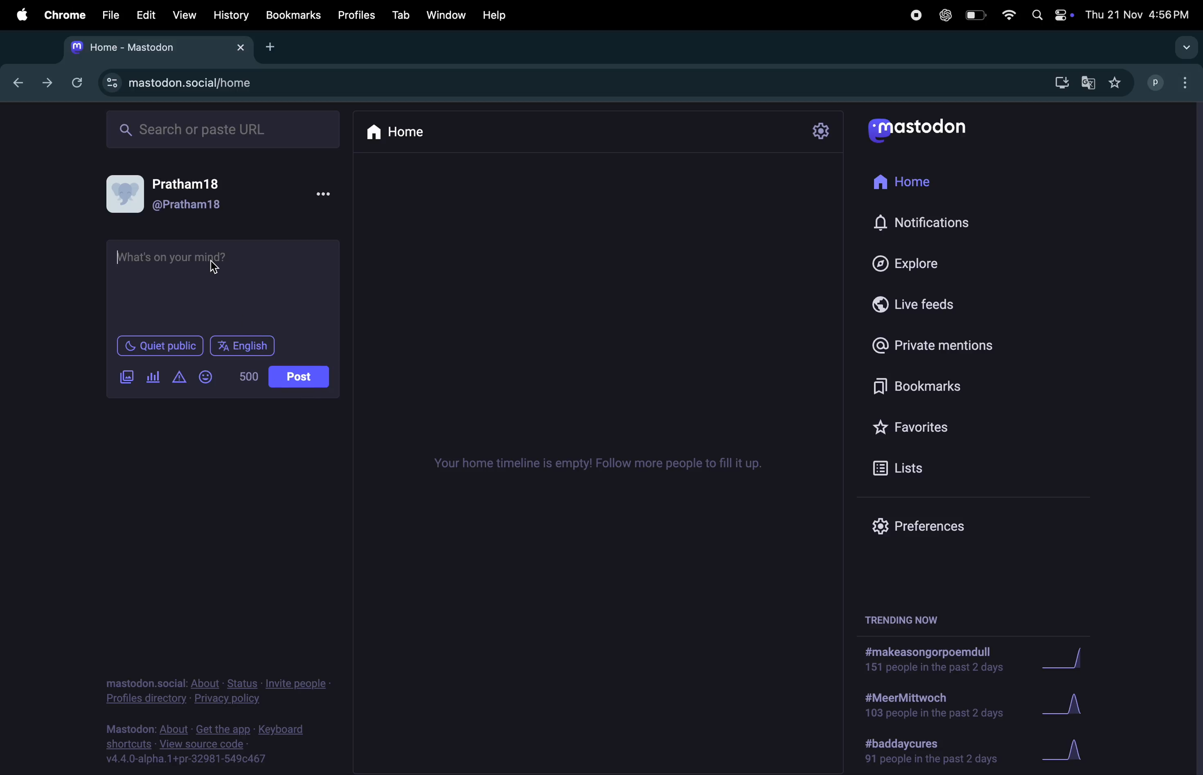  I want to click on userlogo, so click(917, 131).